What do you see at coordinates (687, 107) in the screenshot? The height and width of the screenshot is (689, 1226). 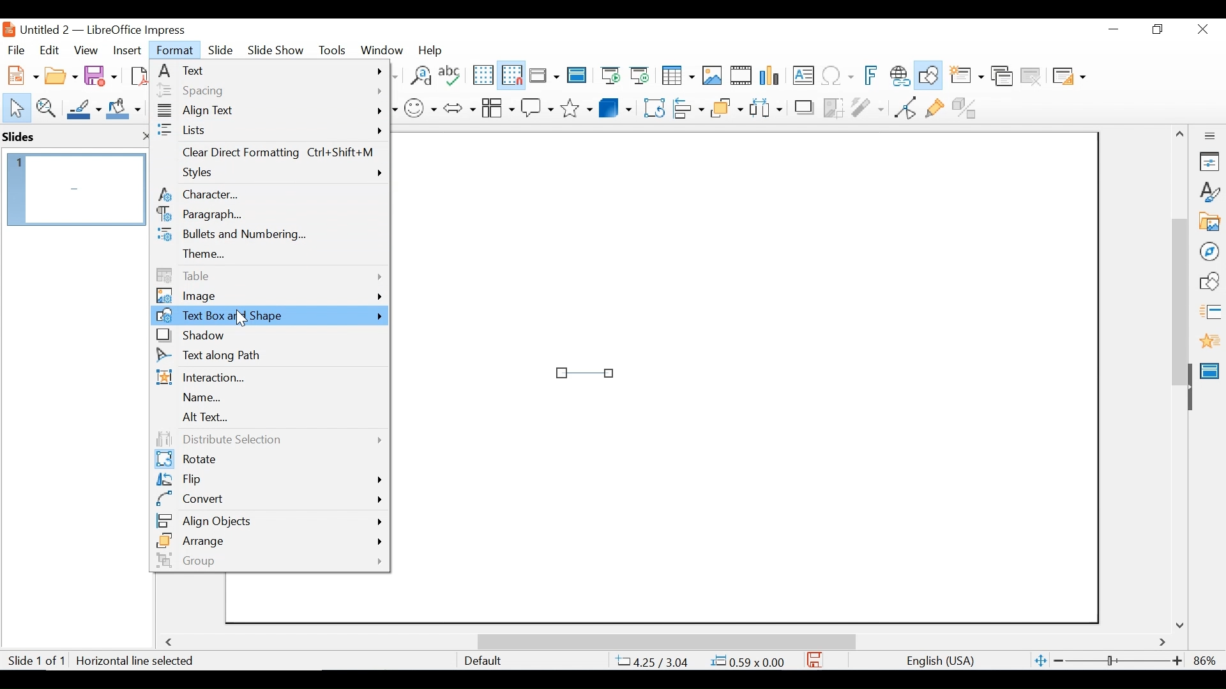 I see `Align Objects` at bounding box center [687, 107].